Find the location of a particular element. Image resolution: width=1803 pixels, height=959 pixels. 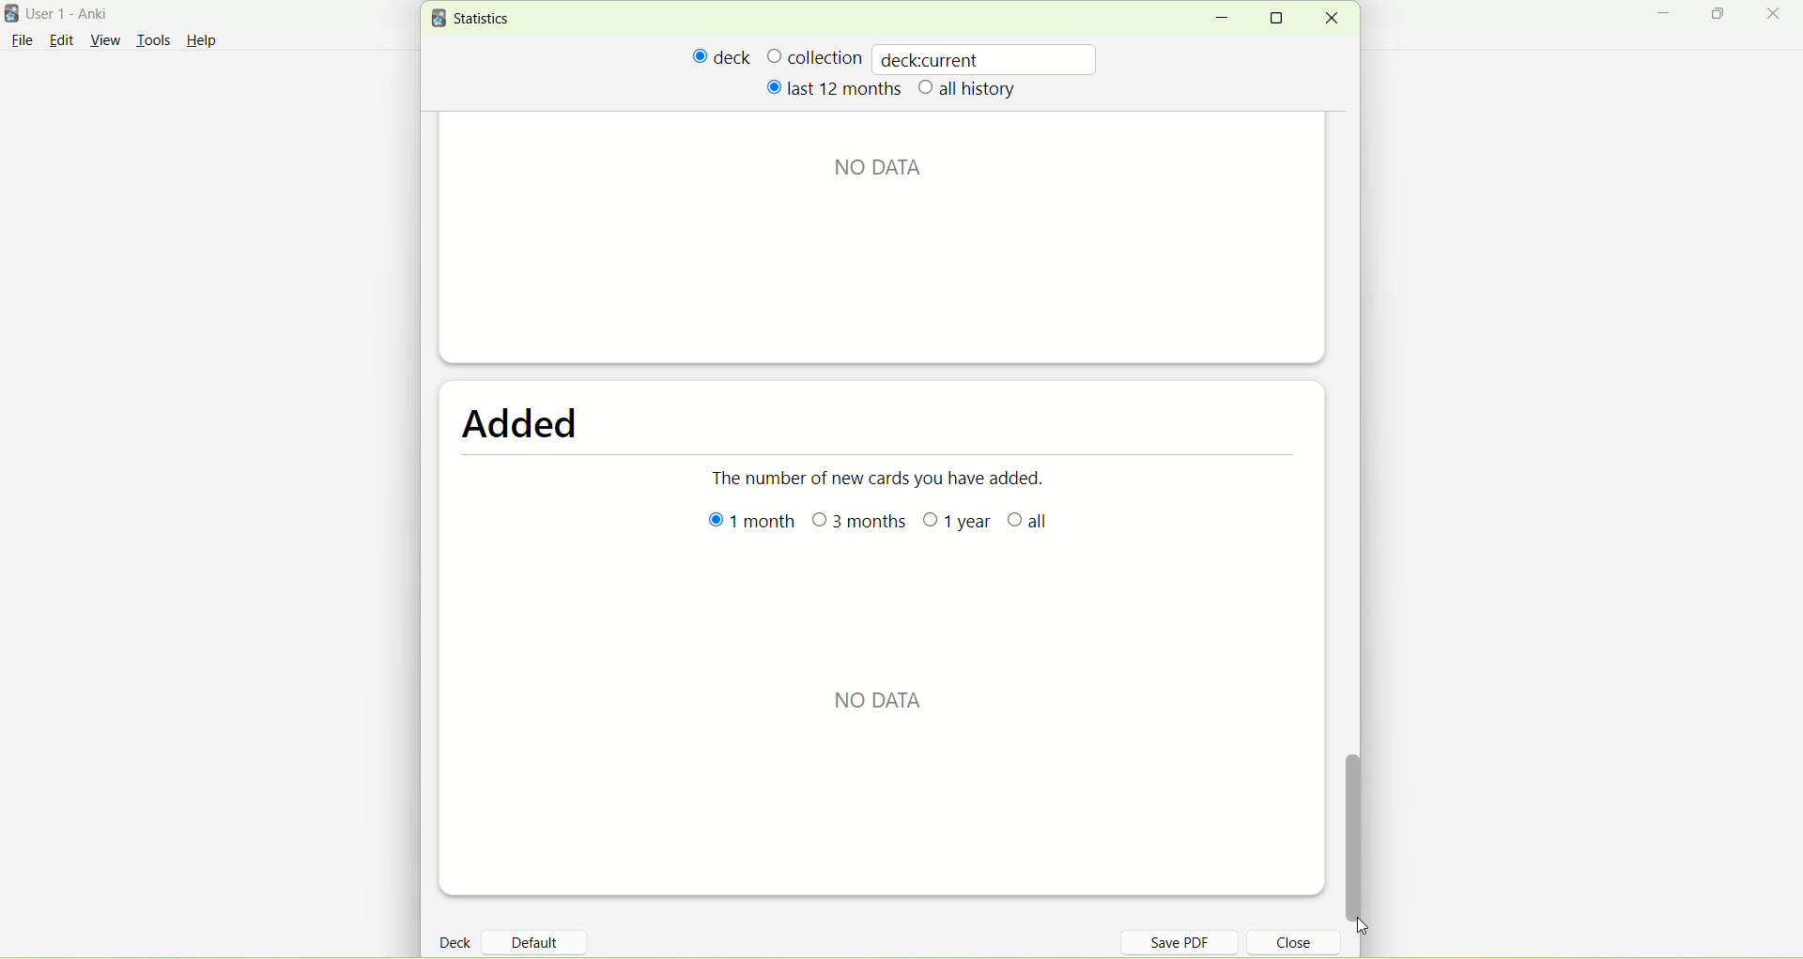

vertical scroll bar is located at coordinates (1362, 838).